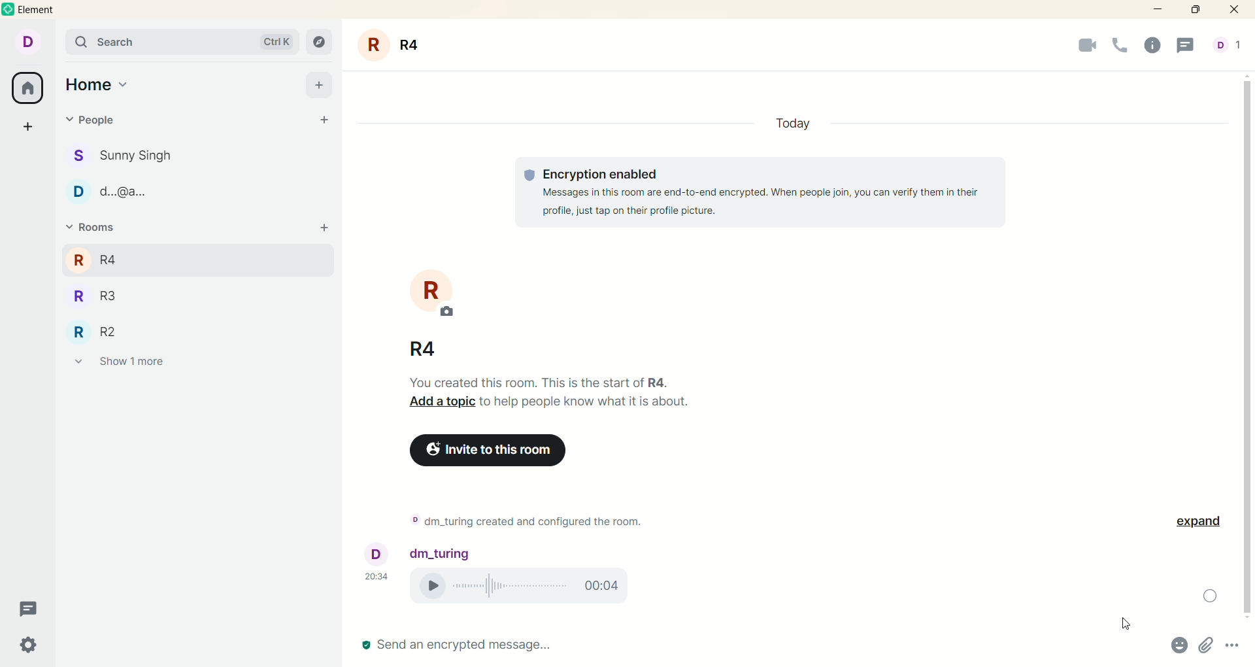  What do you see at coordinates (1227, 46) in the screenshot?
I see `people` at bounding box center [1227, 46].